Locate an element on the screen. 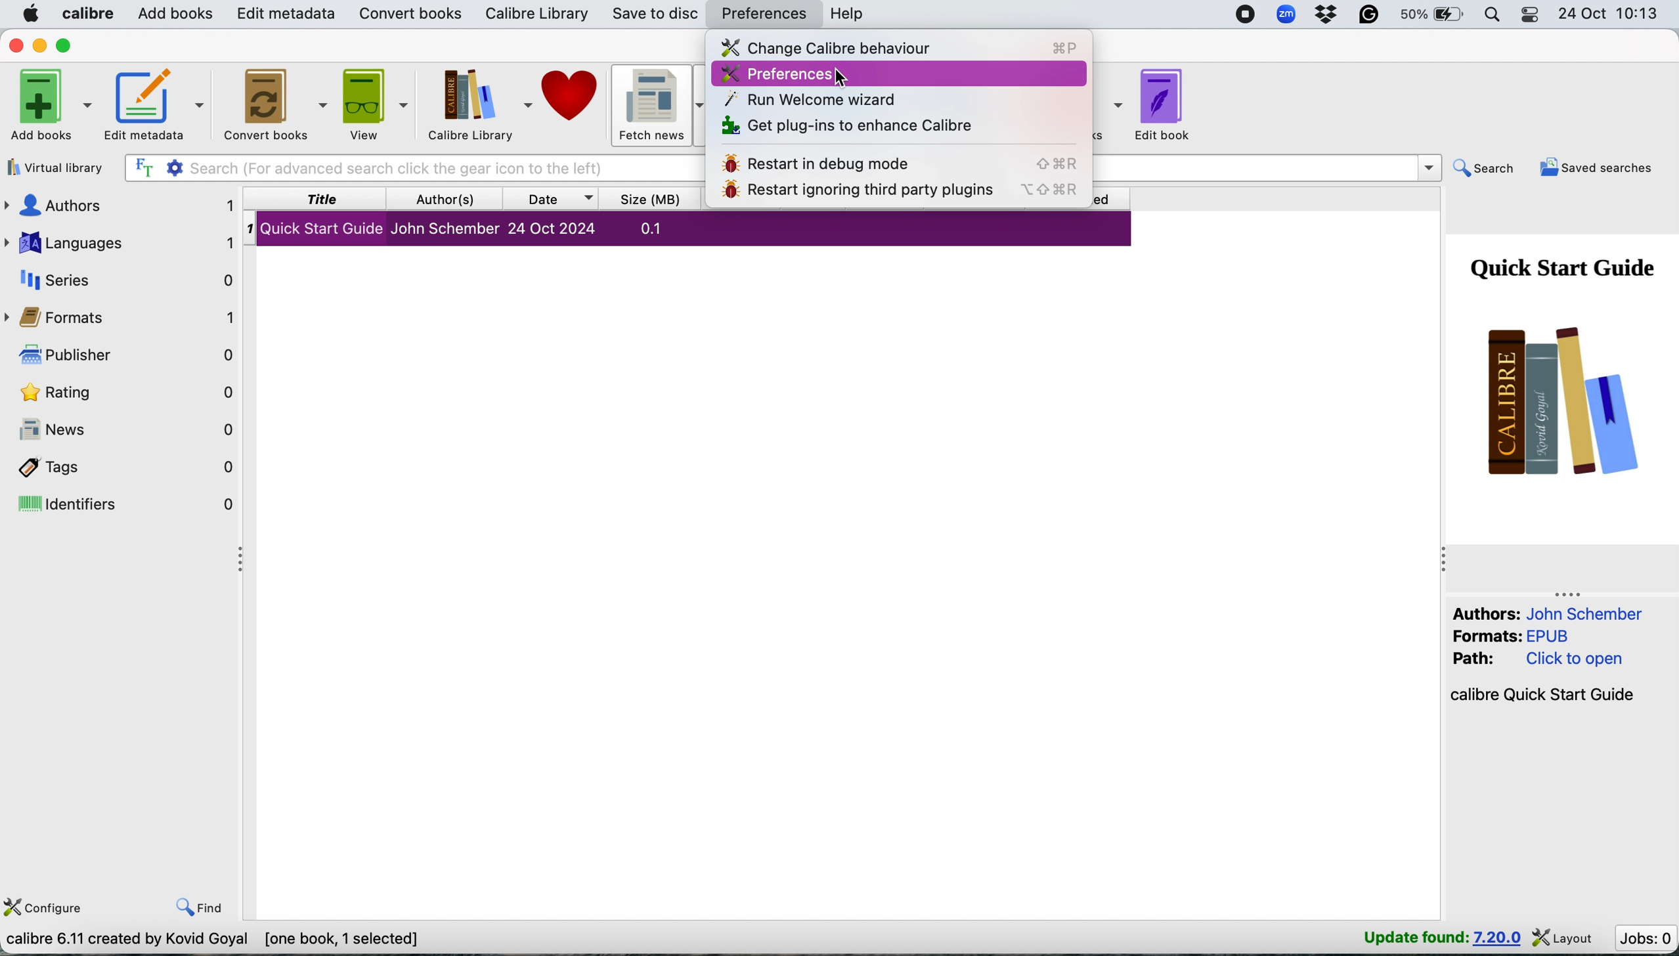 Image resolution: width=1679 pixels, height=956 pixels. settings is located at coordinates (177, 168).